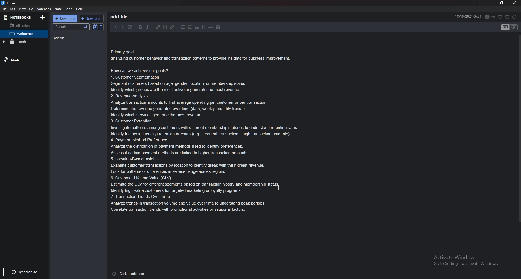  I want to click on Title, so click(124, 17).